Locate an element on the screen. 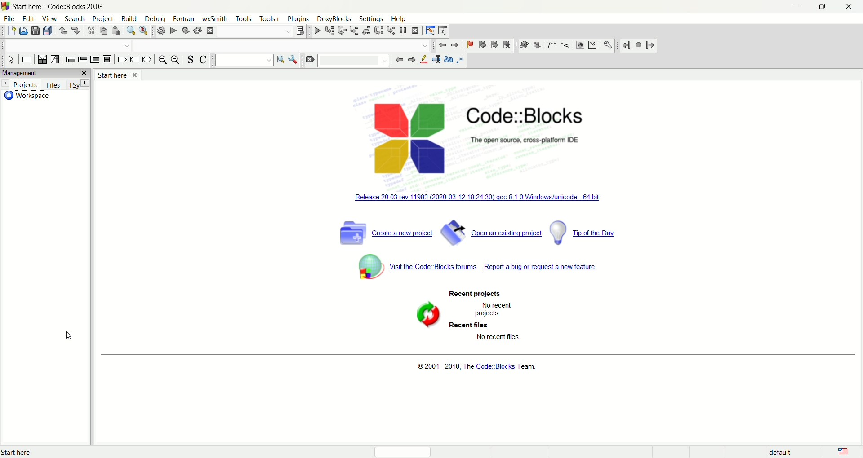 The width and height of the screenshot is (863, 458). project is located at coordinates (103, 19).